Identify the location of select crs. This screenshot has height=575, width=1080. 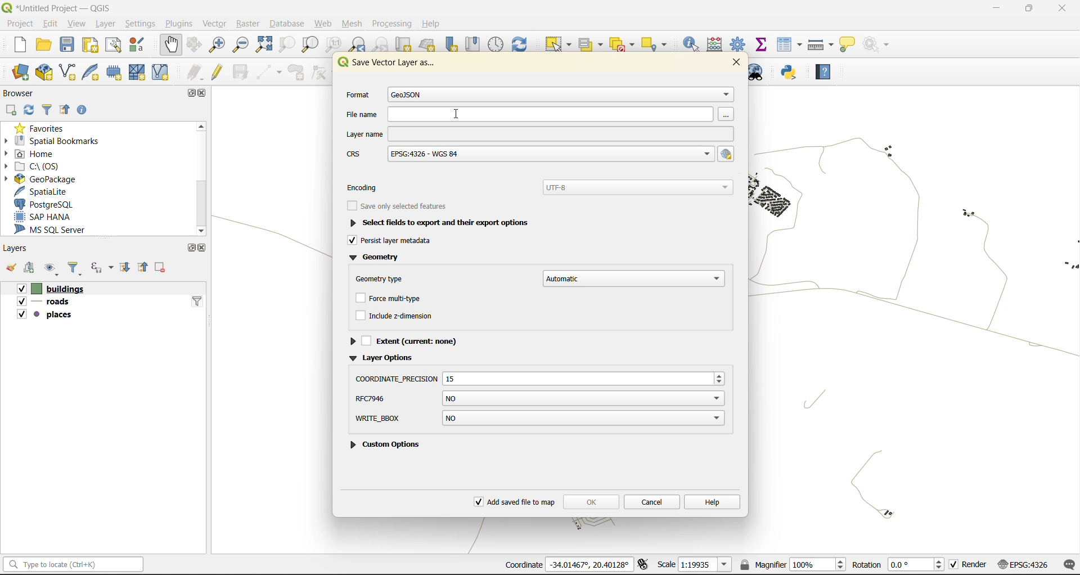
(727, 154).